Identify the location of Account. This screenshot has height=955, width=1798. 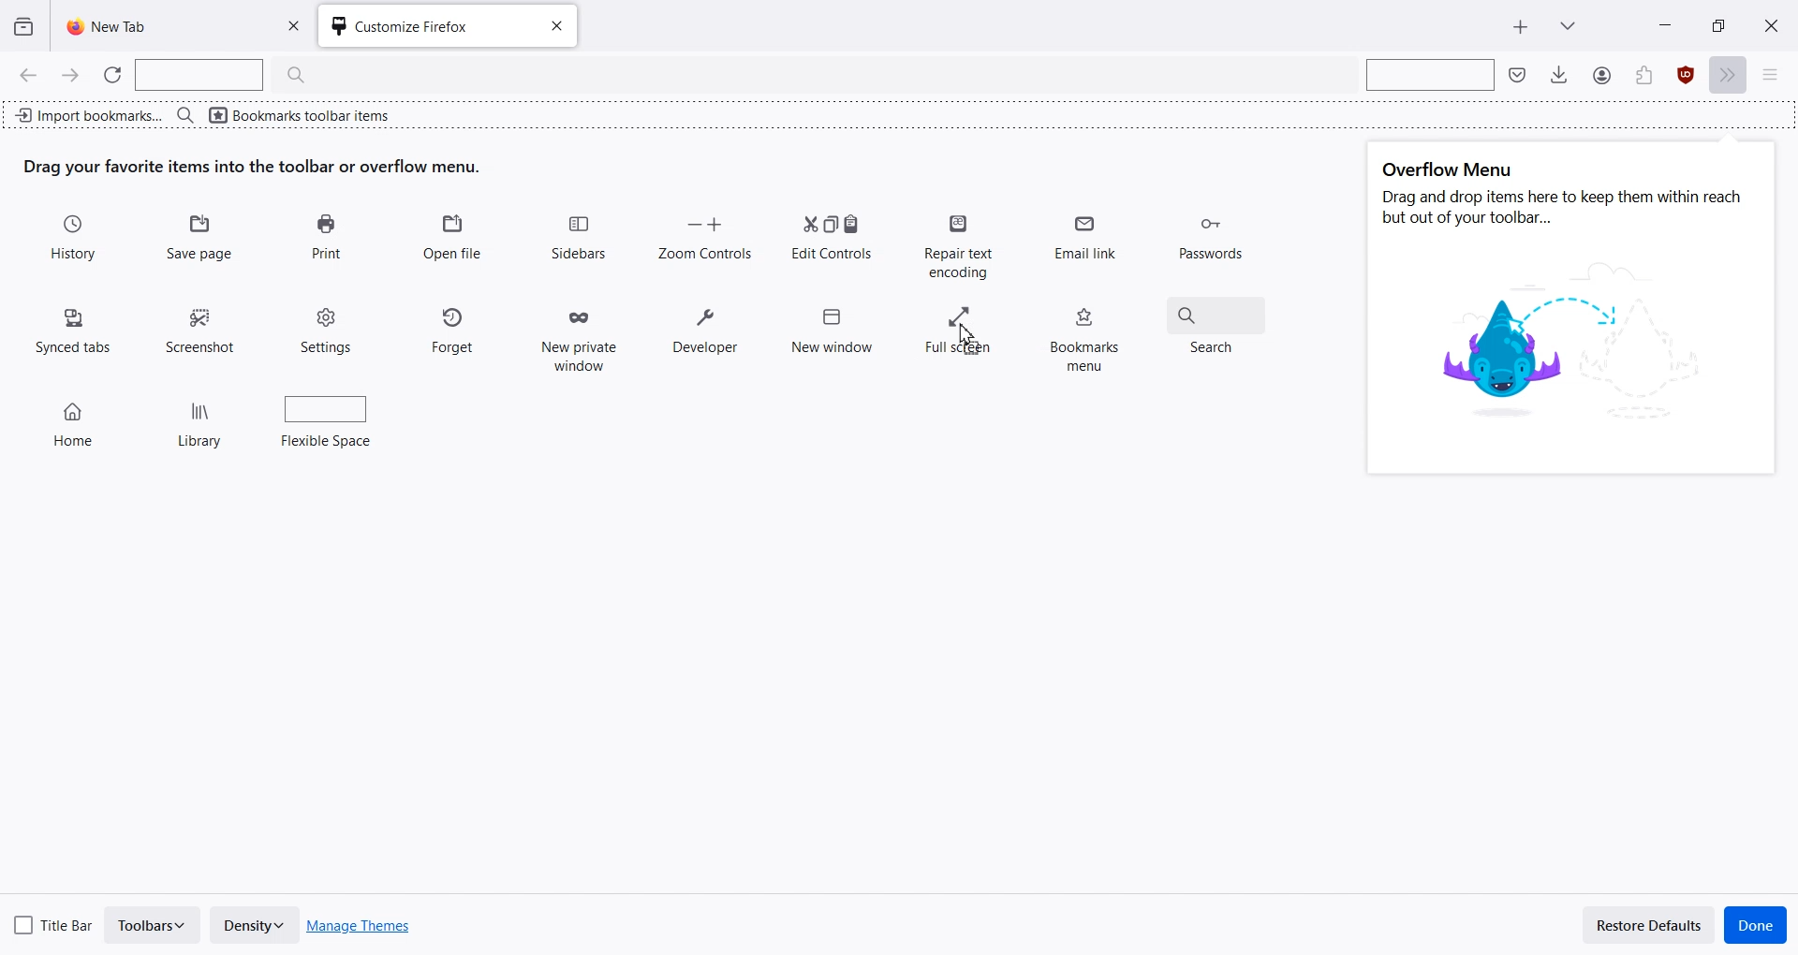
(1643, 76).